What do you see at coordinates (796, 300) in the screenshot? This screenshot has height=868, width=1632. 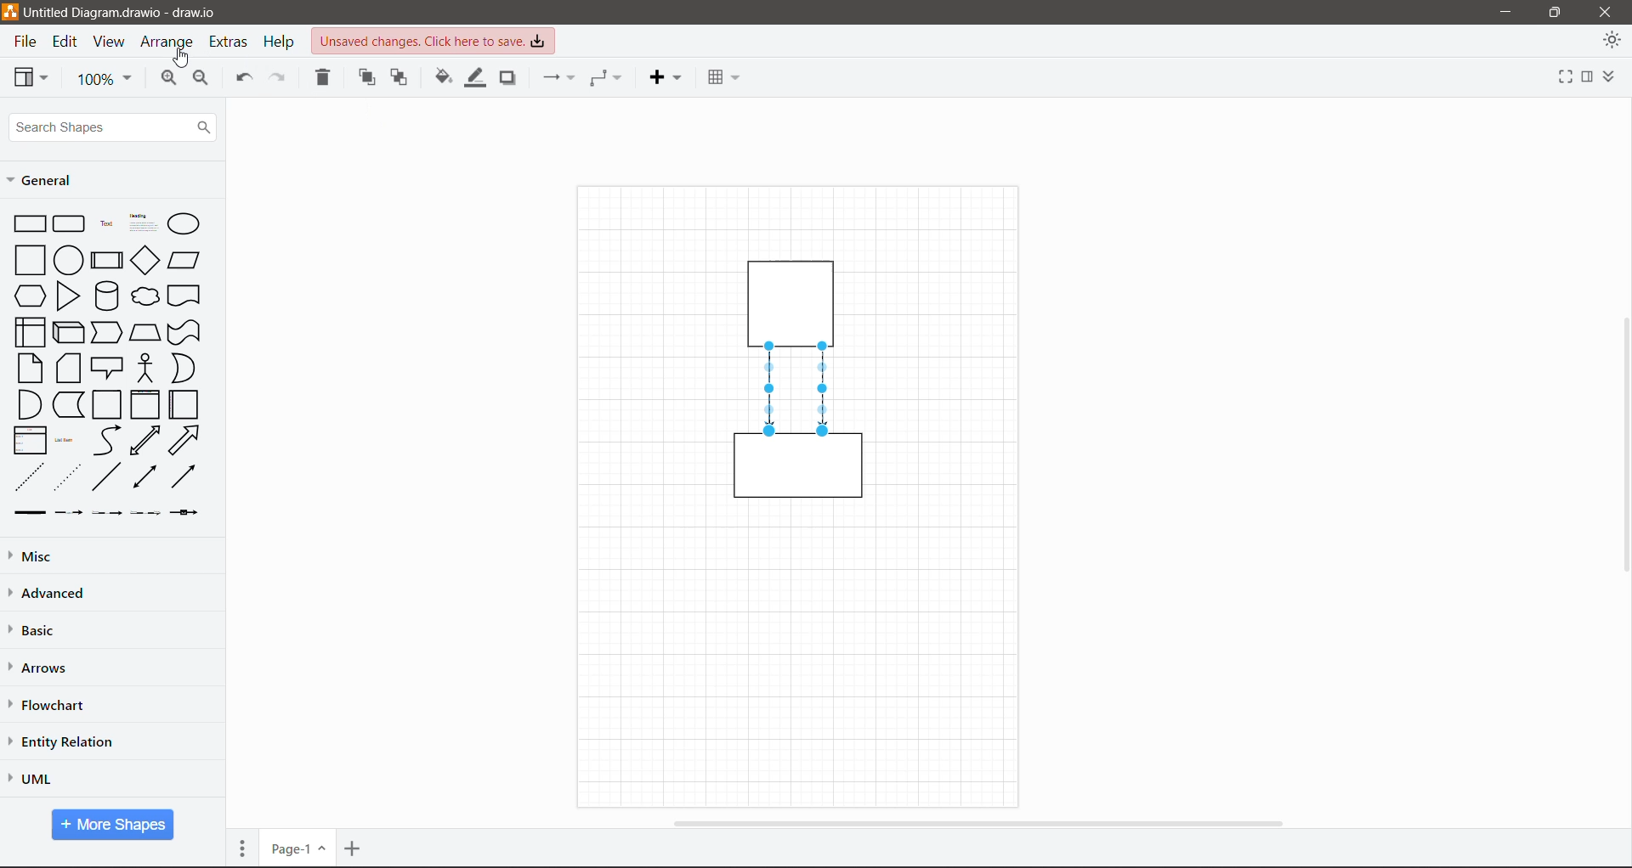 I see `container` at bounding box center [796, 300].